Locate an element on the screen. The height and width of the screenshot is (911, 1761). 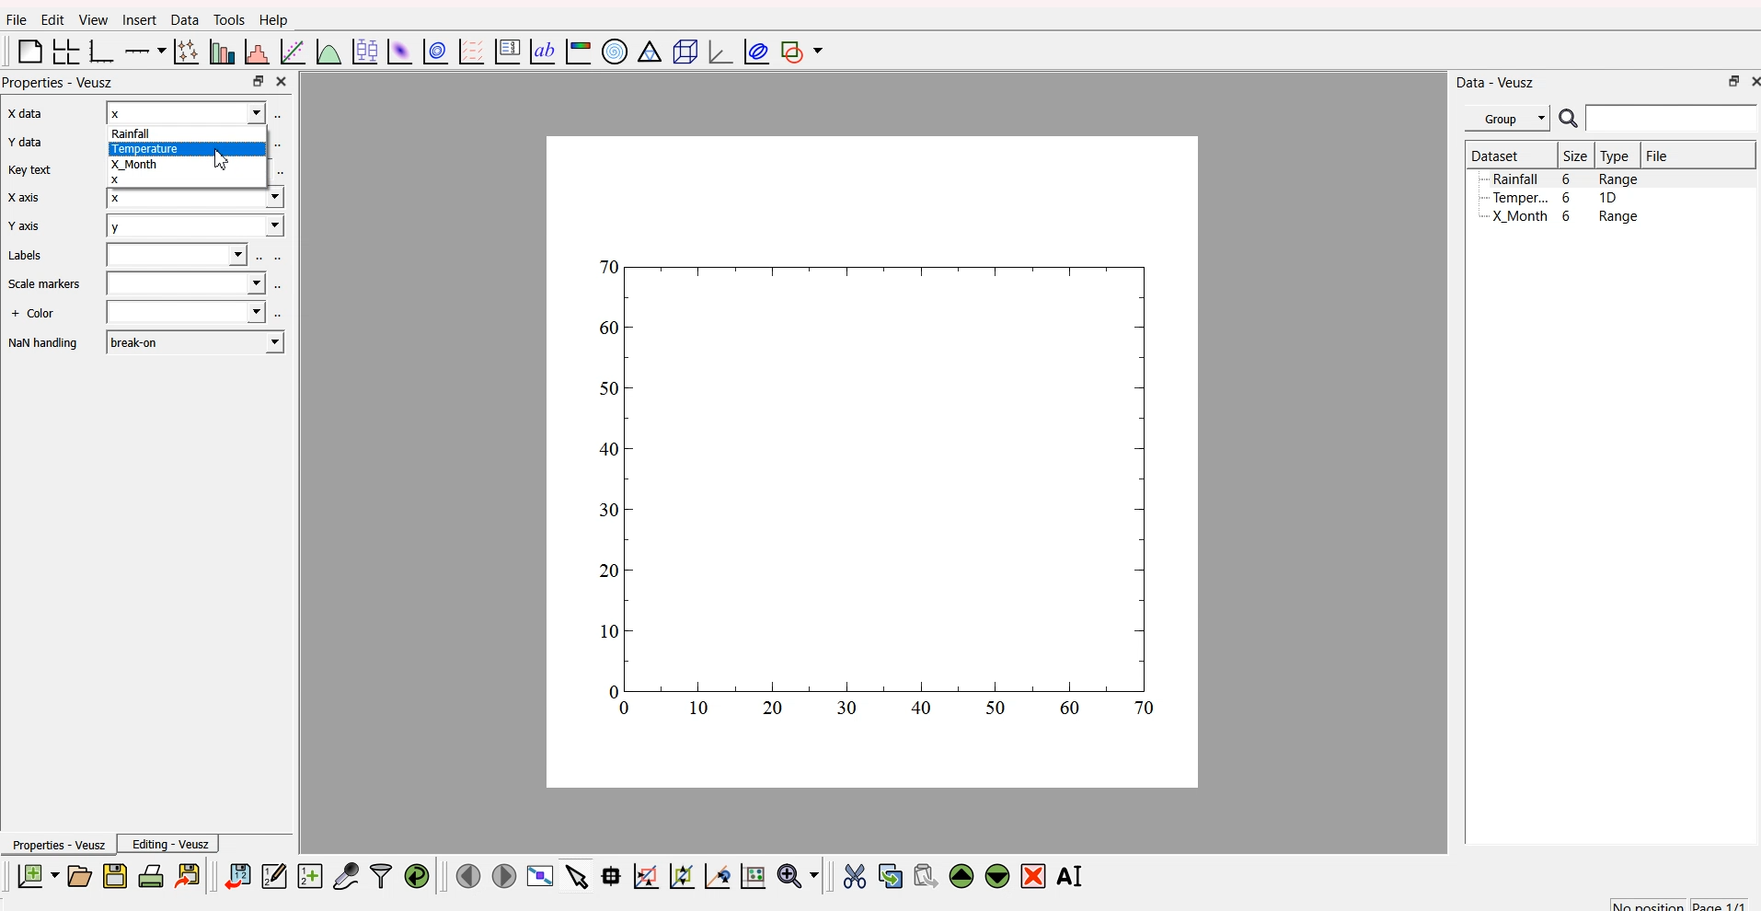
paste the widget from the clipboard is located at coordinates (925, 875).